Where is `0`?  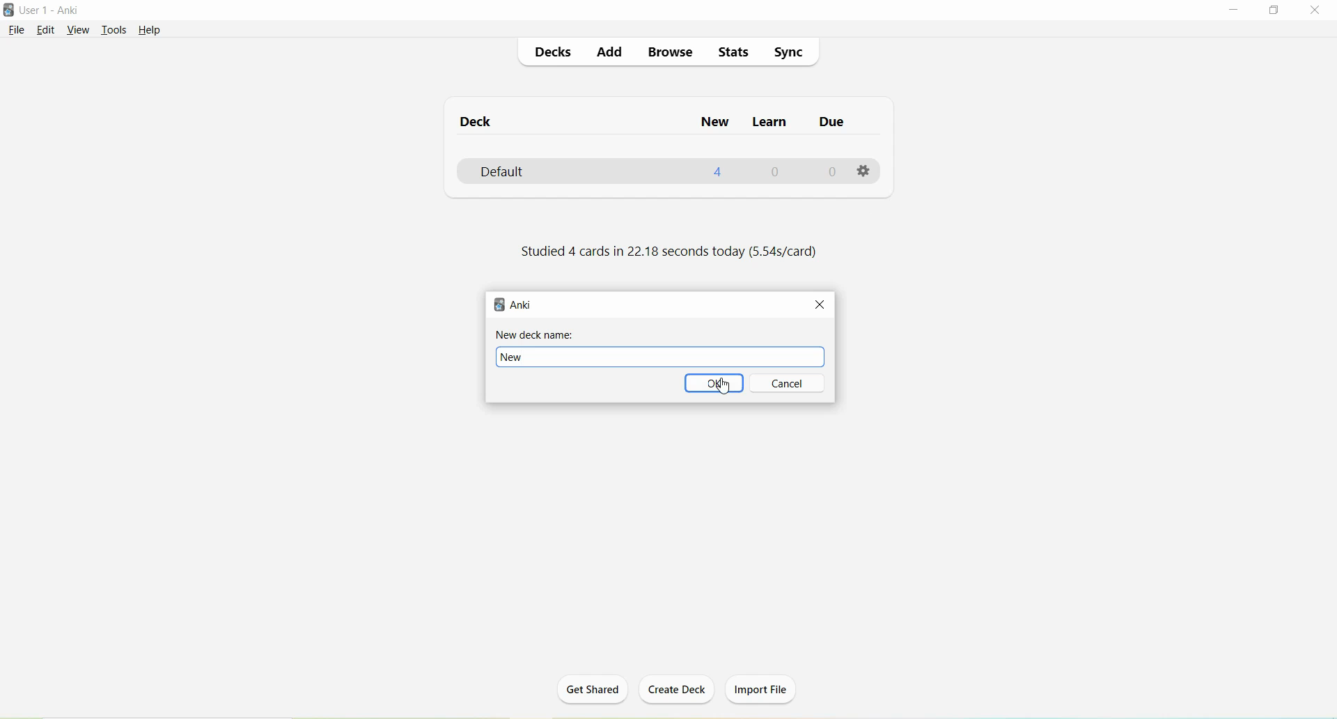
0 is located at coordinates (776, 172).